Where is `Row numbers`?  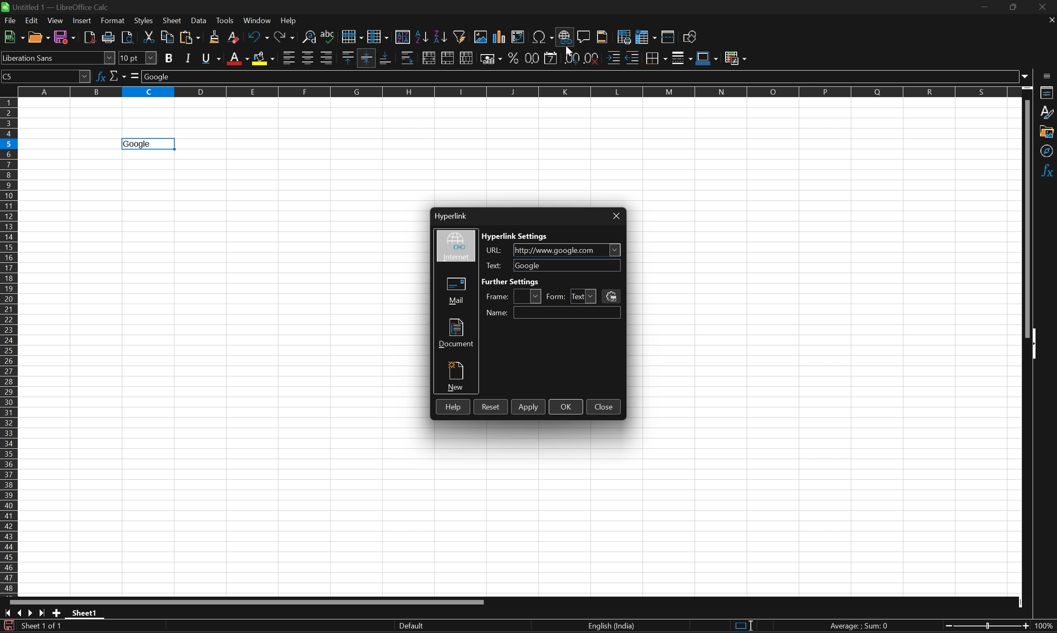 Row numbers is located at coordinates (10, 348).